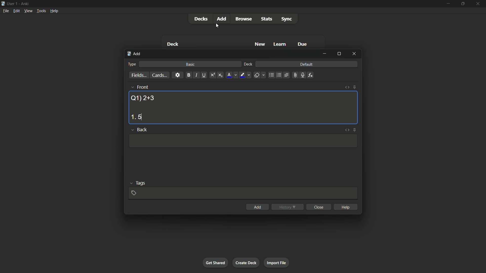 This screenshot has height=273, width=486. What do you see at coordinates (246, 262) in the screenshot?
I see `create deck` at bounding box center [246, 262].